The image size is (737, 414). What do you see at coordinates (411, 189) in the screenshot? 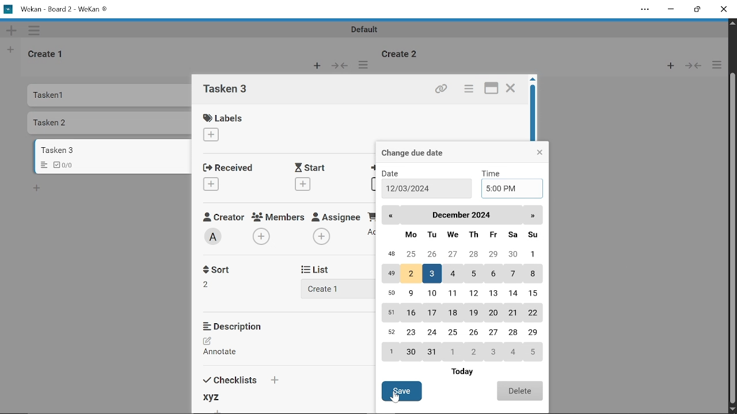
I see `12/03/2024` at bounding box center [411, 189].